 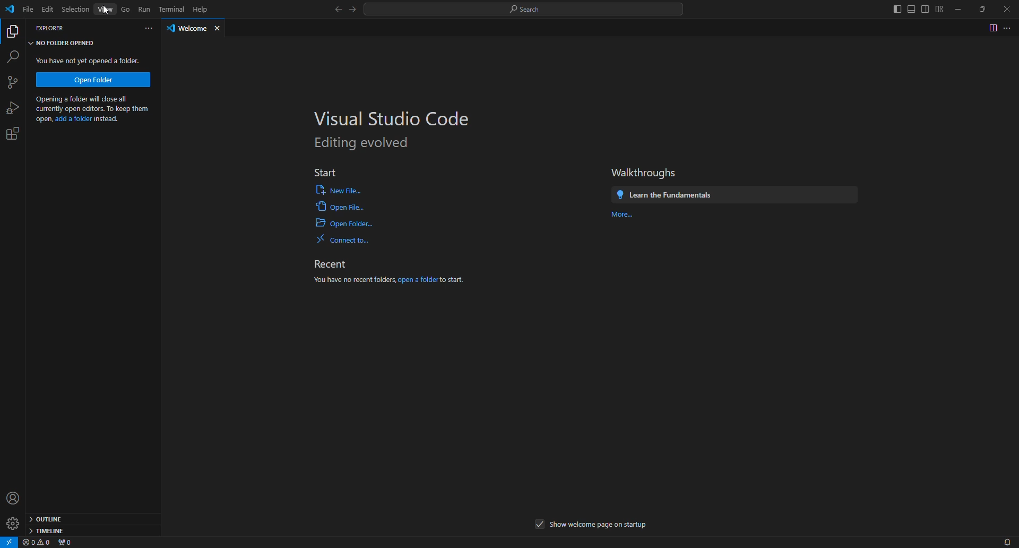 What do you see at coordinates (387, 285) in the screenshot?
I see `You have no recent folder, open a folder to start` at bounding box center [387, 285].